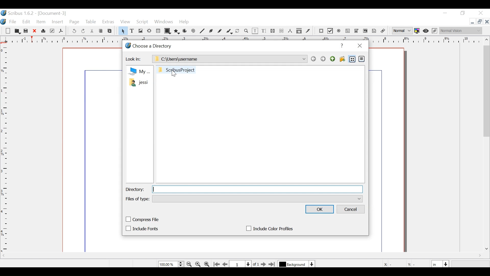 This screenshot has height=276, width=490. I want to click on Unlink text frame, so click(281, 31).